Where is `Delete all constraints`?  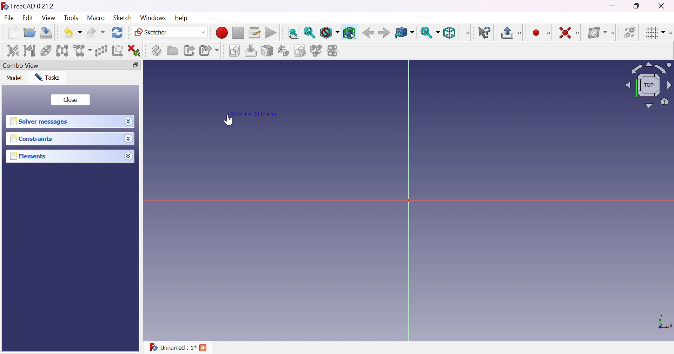
Delete all constraints is located at coordinates (134, 50).